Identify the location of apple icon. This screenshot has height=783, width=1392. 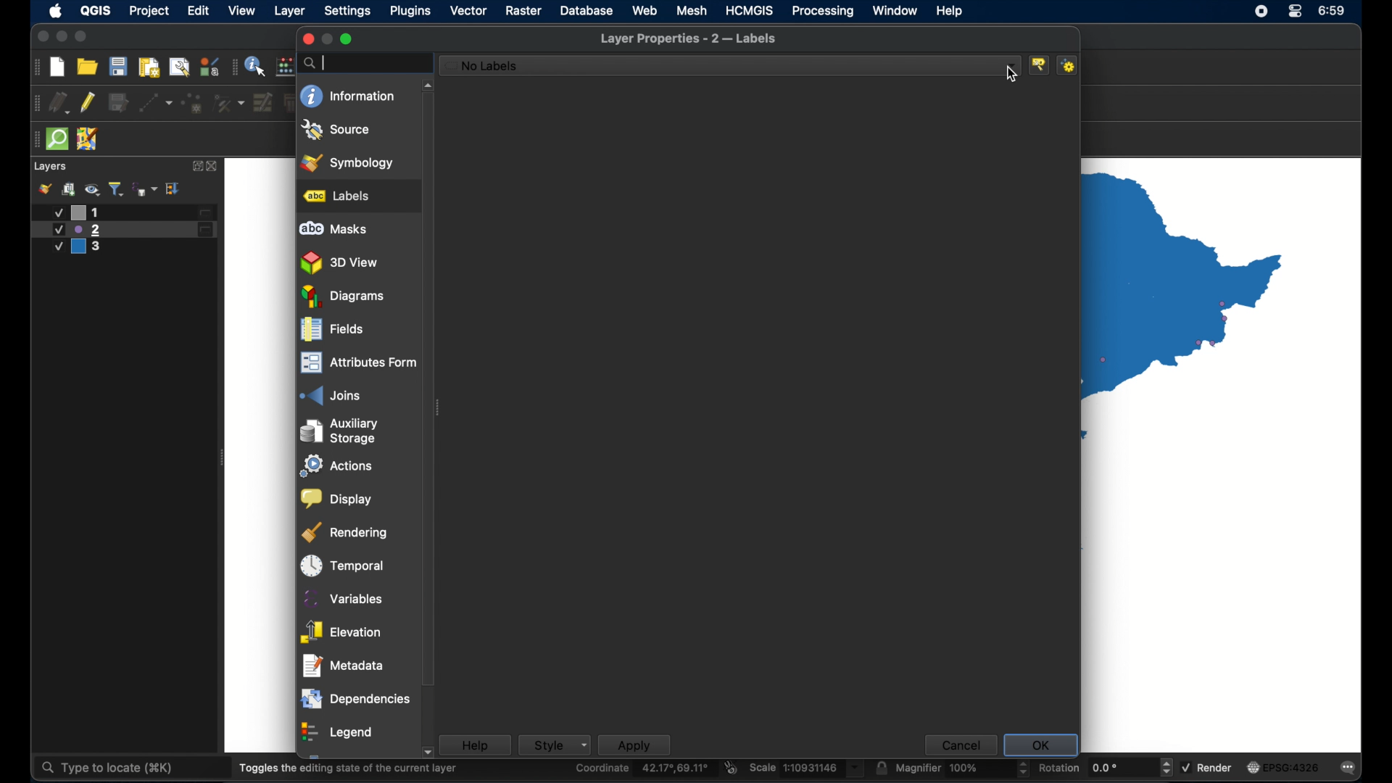
(57, 11).